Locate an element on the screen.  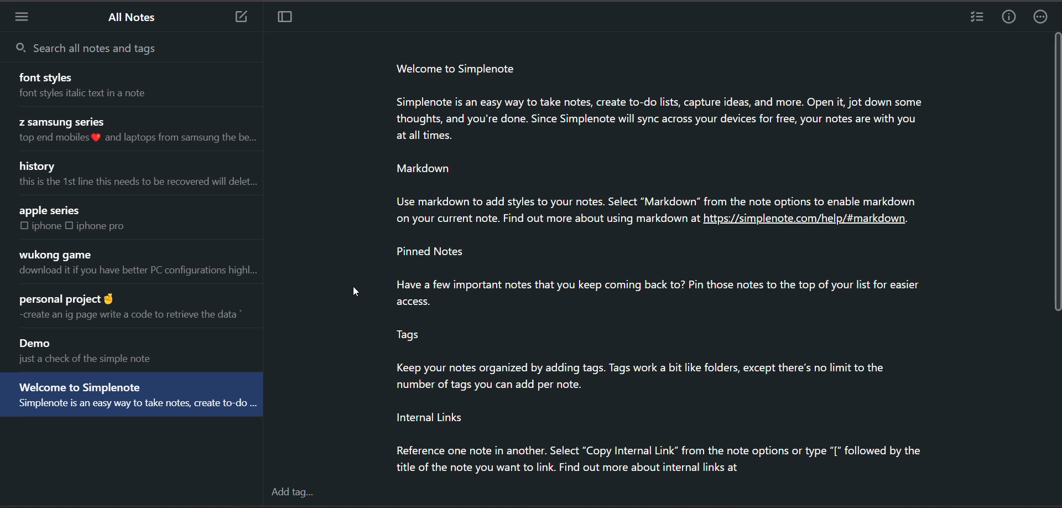
actions is located at coordinates (1040, 17).